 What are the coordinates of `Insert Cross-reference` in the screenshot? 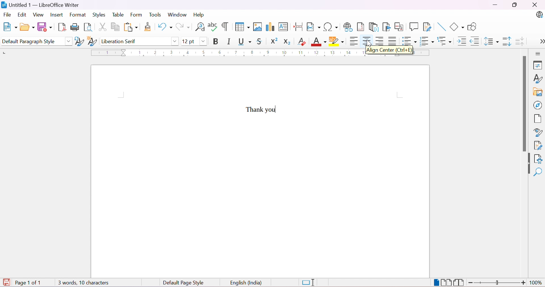 It's located at (399, 27).